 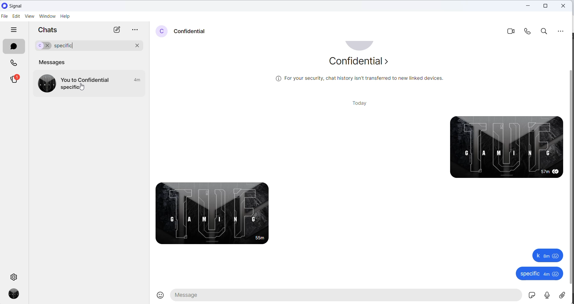 What do you see at coordinates (137, 80) in the screenshot?
I see `last active time` at bounding box center [137, 80].